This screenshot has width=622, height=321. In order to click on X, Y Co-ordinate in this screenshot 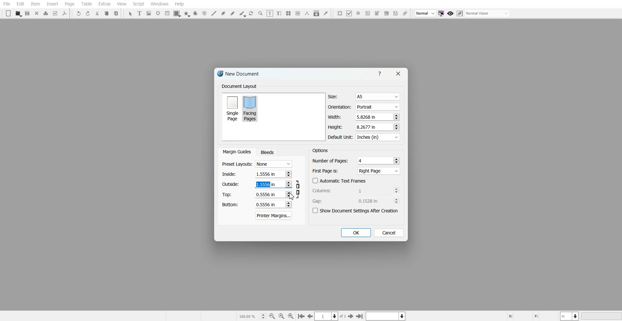, I will do `click(532, 315)`.